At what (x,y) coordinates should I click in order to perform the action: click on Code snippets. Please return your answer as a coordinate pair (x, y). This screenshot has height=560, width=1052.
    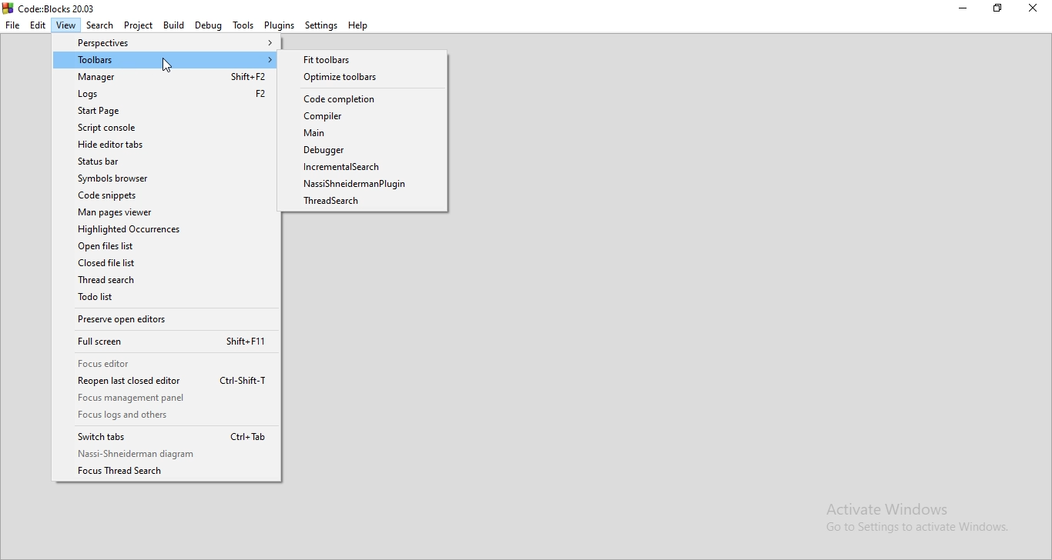
    Looking at the image, I should click on (165, 196).